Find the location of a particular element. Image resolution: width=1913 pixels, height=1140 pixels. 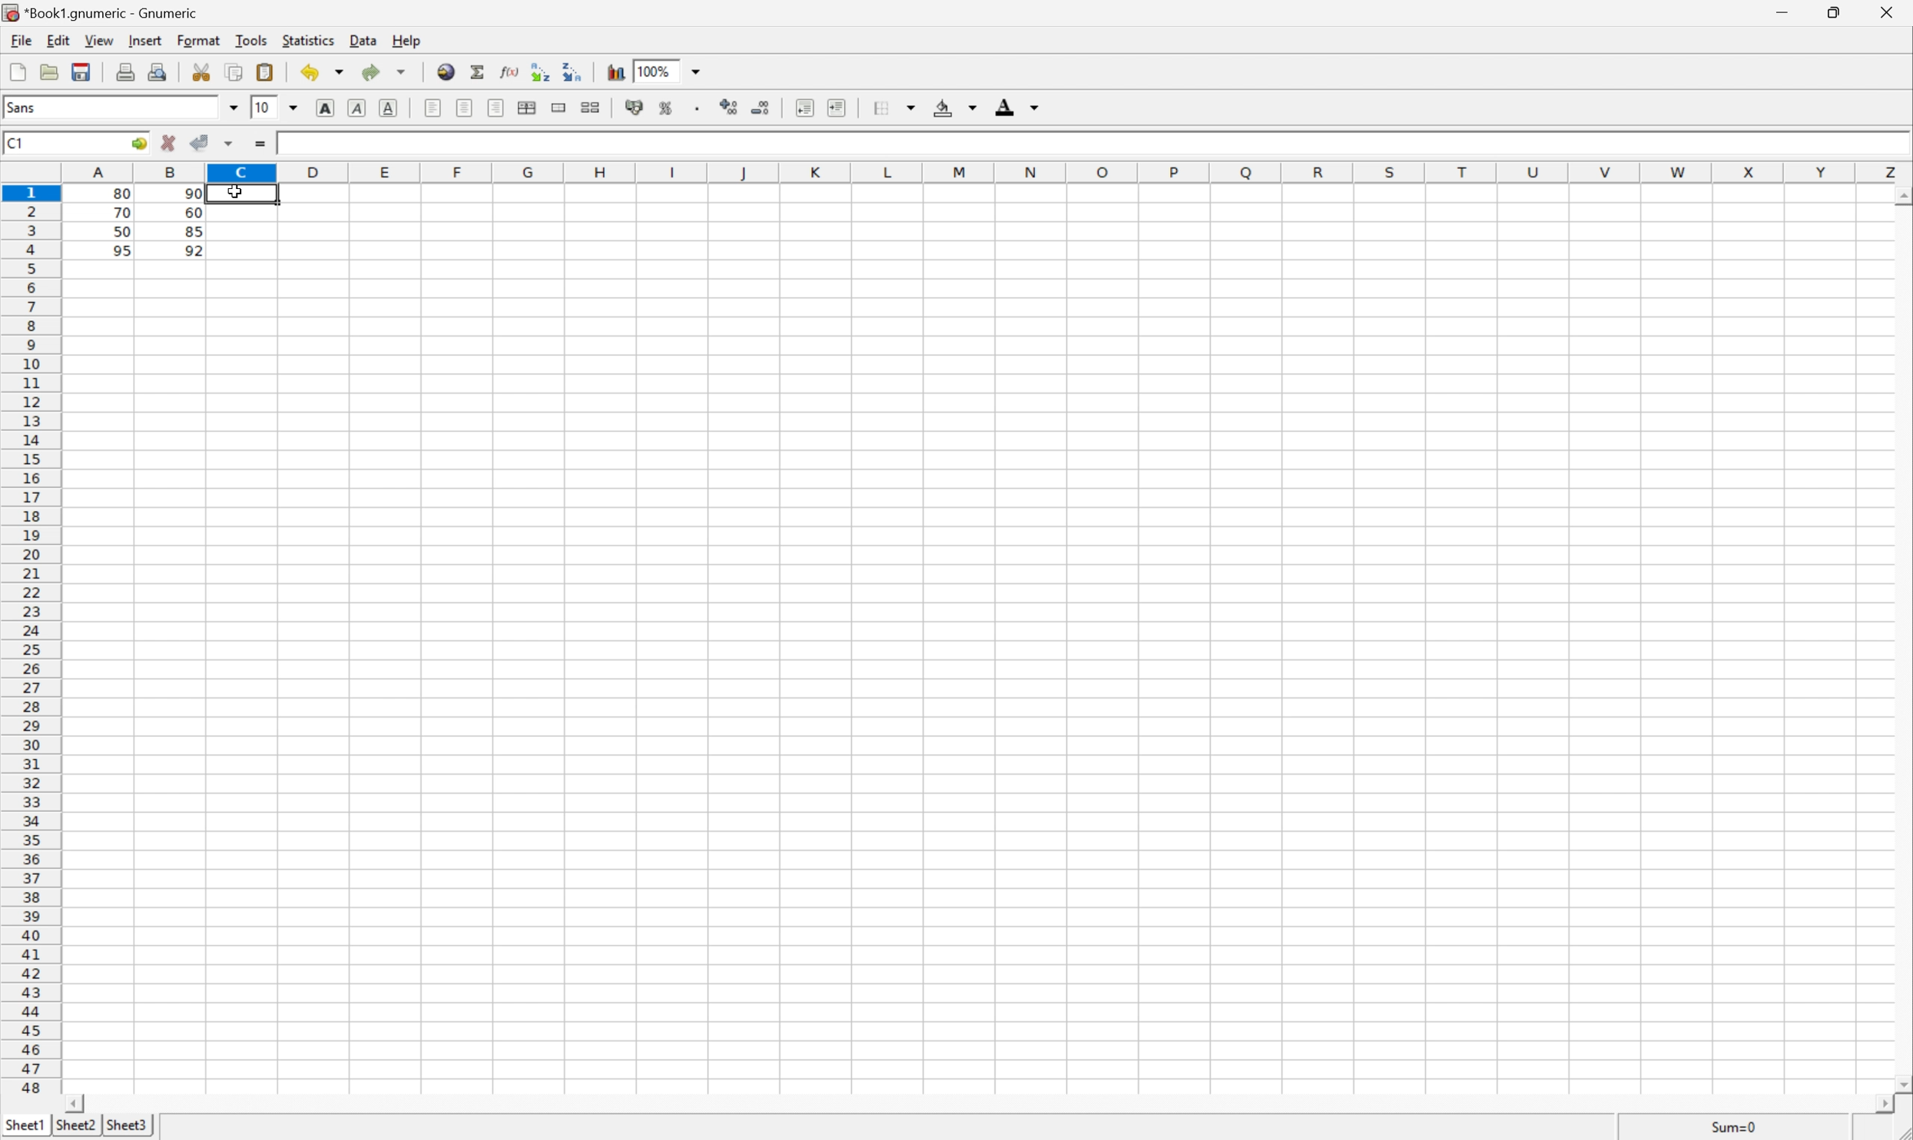

Paste the clipboard is located at coordinates (267, 73).